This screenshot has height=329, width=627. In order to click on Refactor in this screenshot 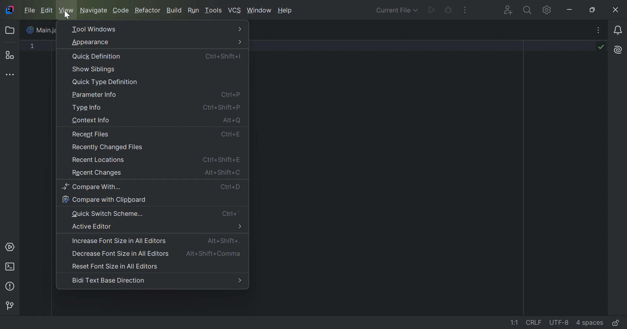, I will do `click(149, 11)`.